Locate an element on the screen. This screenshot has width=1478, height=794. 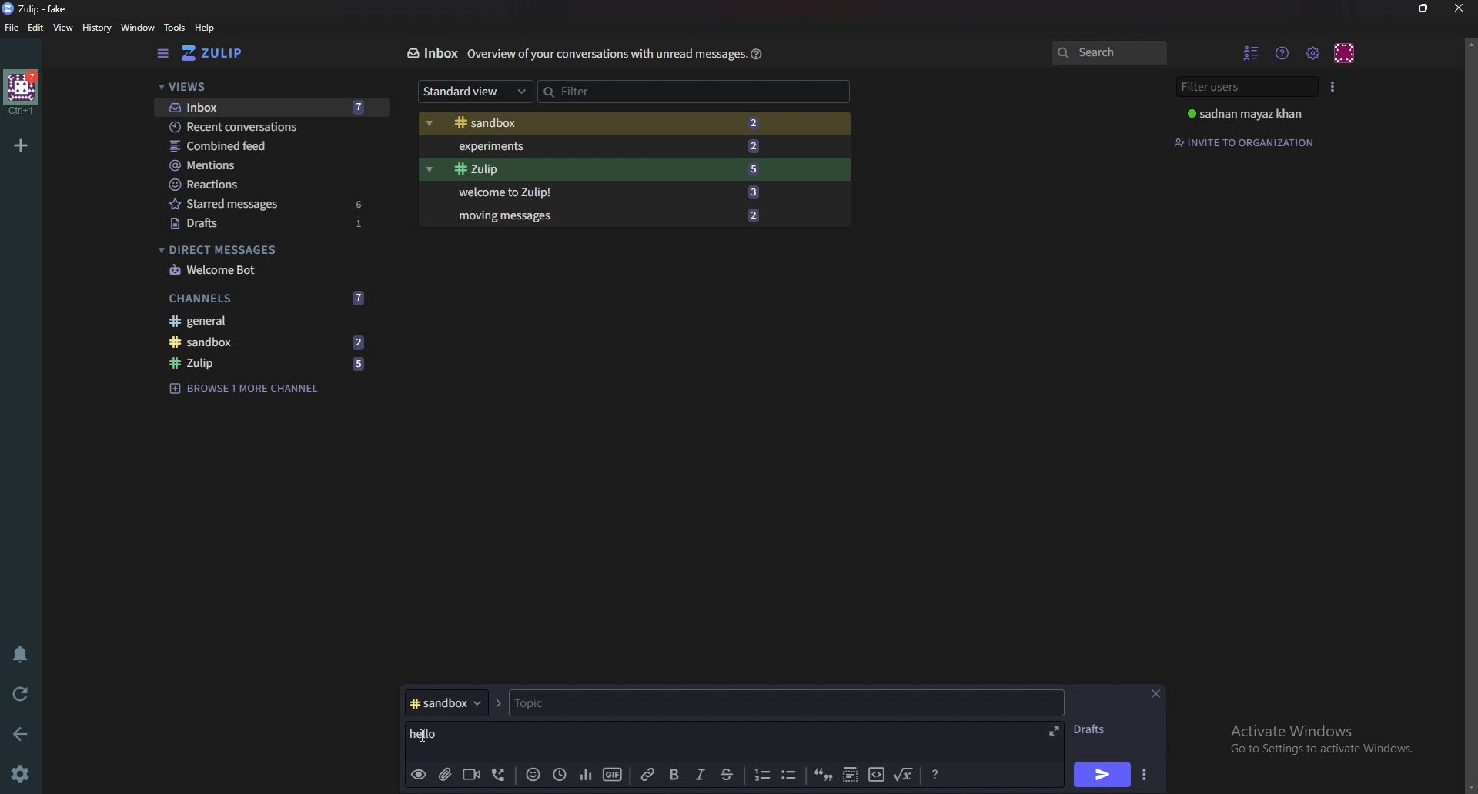
Strike through is located at coordinates (728, 774).